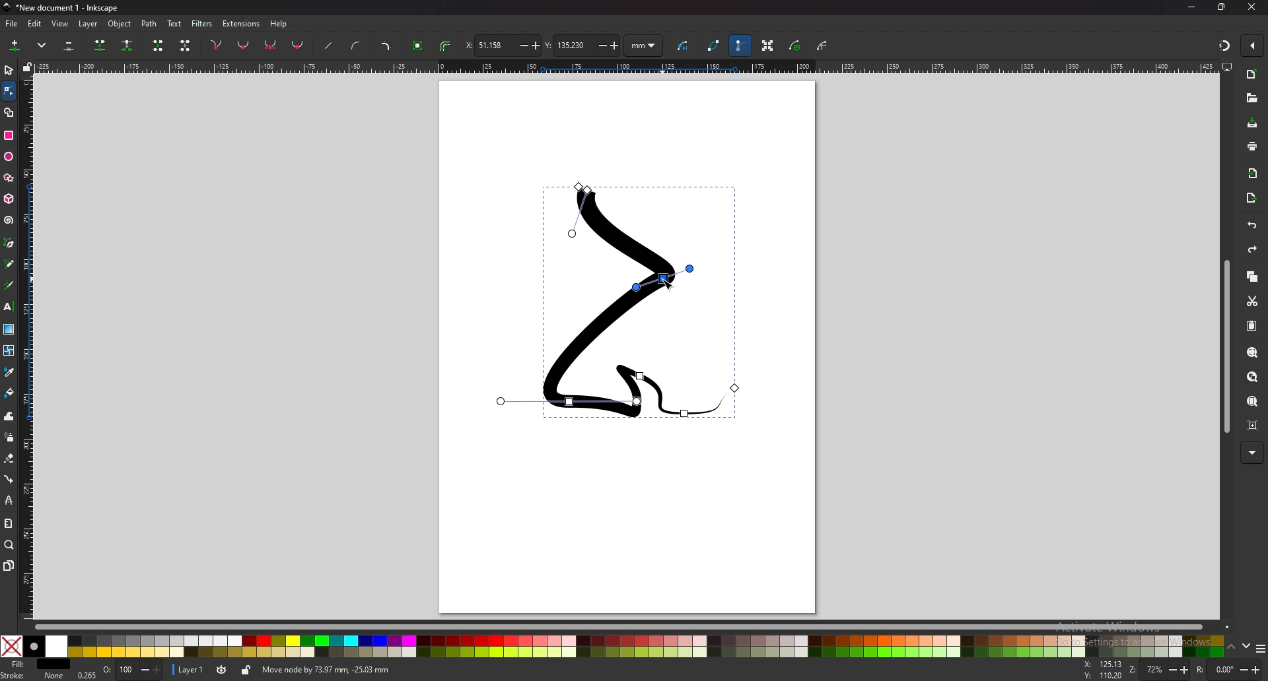  What do you see at coordinates (386, 47) in the screenshot?
I see `add corners lpe` at bounding box center [386, 47].